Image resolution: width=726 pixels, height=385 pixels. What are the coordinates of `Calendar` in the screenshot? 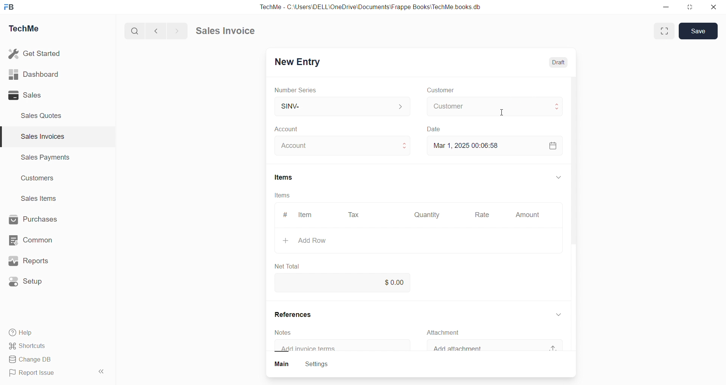 It's located at (552, 145).